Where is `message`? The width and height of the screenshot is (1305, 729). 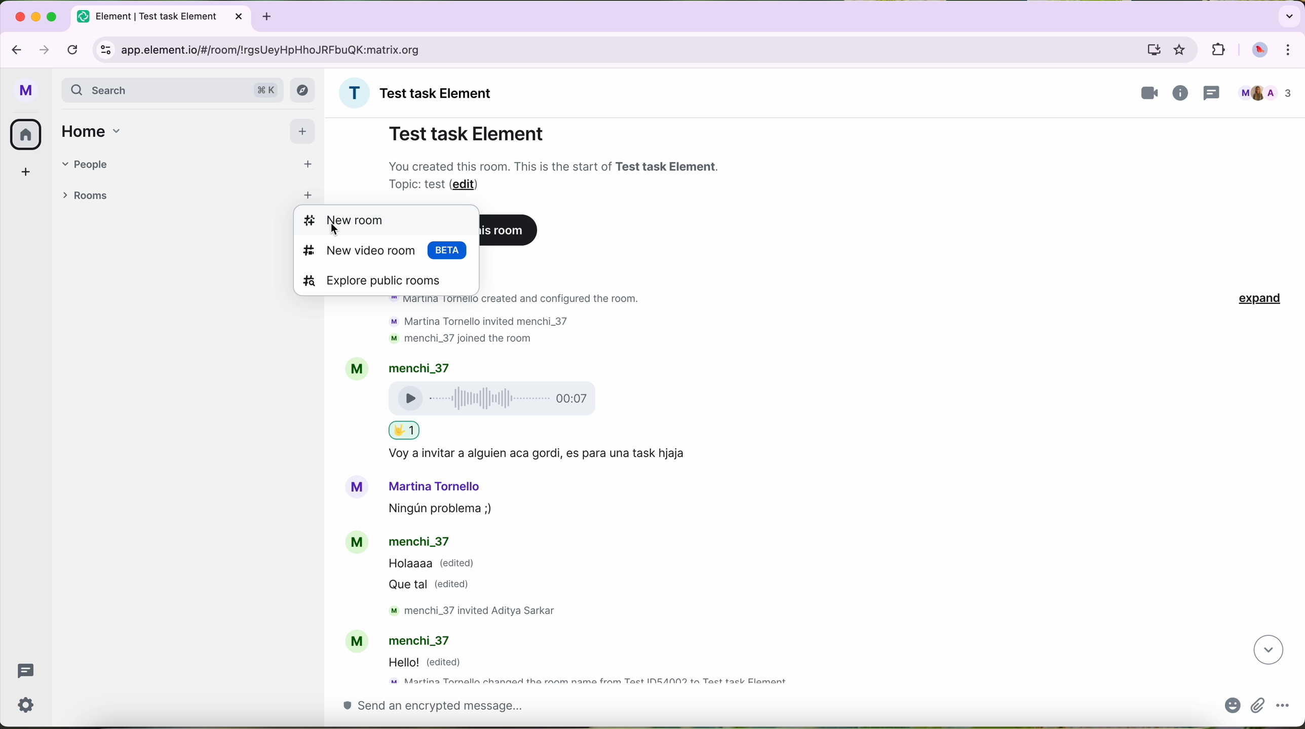 message is located at coordinates (442, 577).